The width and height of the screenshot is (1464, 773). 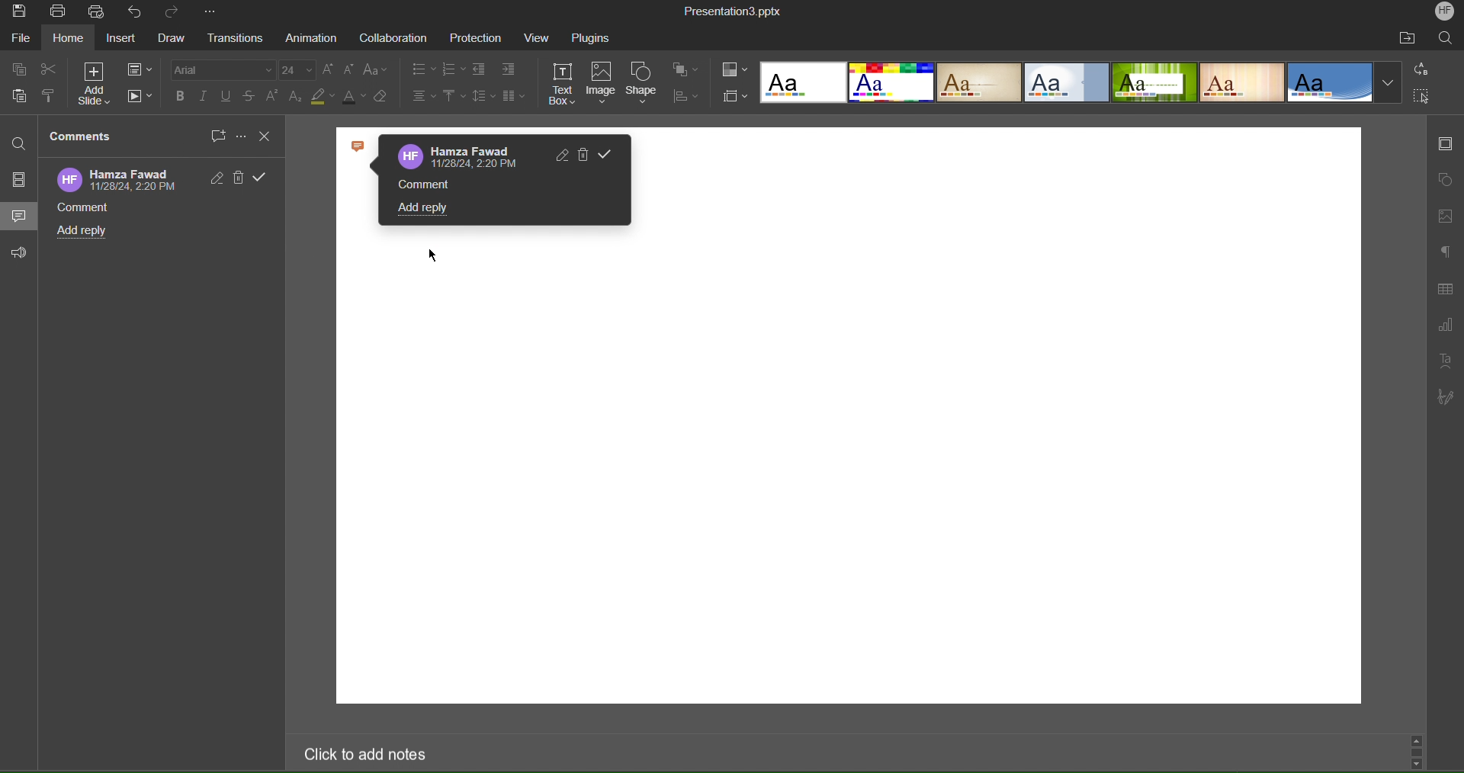 I want to click on Text Box, so click(x=565, y=84).